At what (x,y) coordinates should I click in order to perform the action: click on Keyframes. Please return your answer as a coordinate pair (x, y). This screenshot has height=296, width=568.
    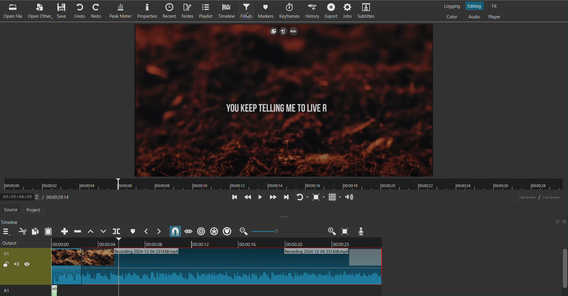
    Looking at the image, I should click on (290, 11).